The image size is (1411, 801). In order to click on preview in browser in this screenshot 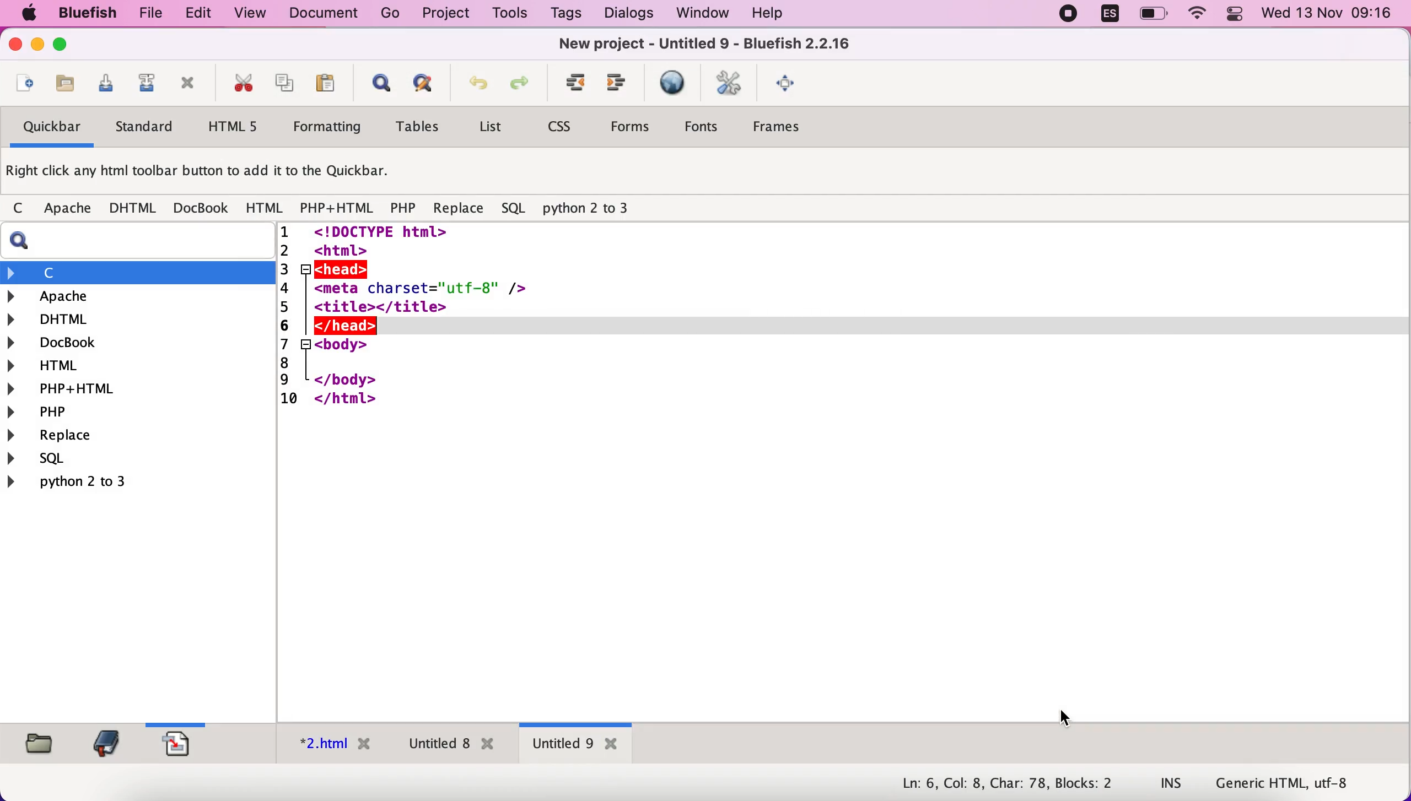, I will do `click(672, 84)`.